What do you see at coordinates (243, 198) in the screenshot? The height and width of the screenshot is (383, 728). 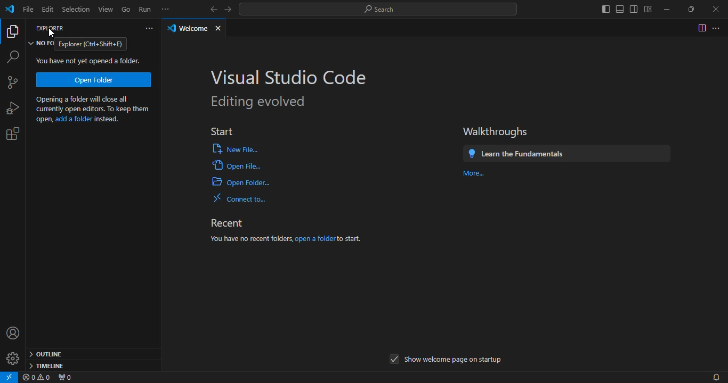 I see `Connect to` at bounding box center [243, 198].